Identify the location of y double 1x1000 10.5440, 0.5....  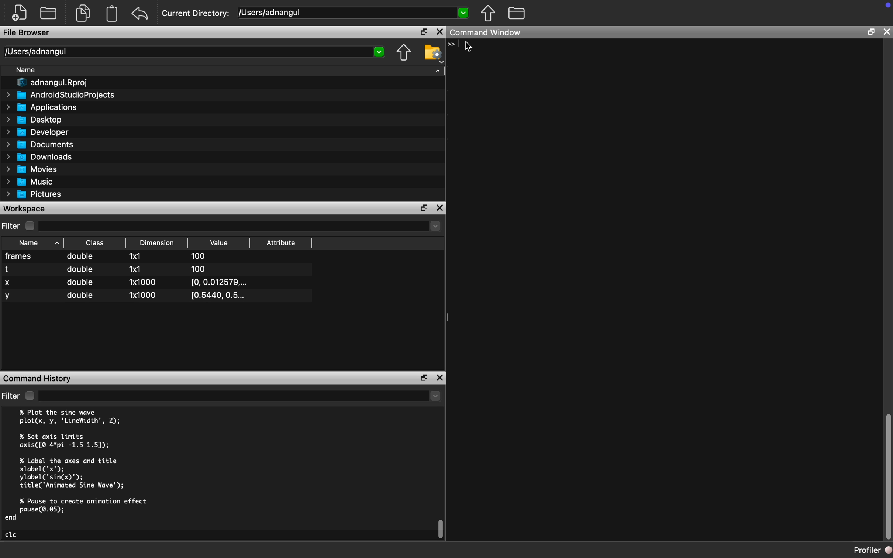
(126, 297).